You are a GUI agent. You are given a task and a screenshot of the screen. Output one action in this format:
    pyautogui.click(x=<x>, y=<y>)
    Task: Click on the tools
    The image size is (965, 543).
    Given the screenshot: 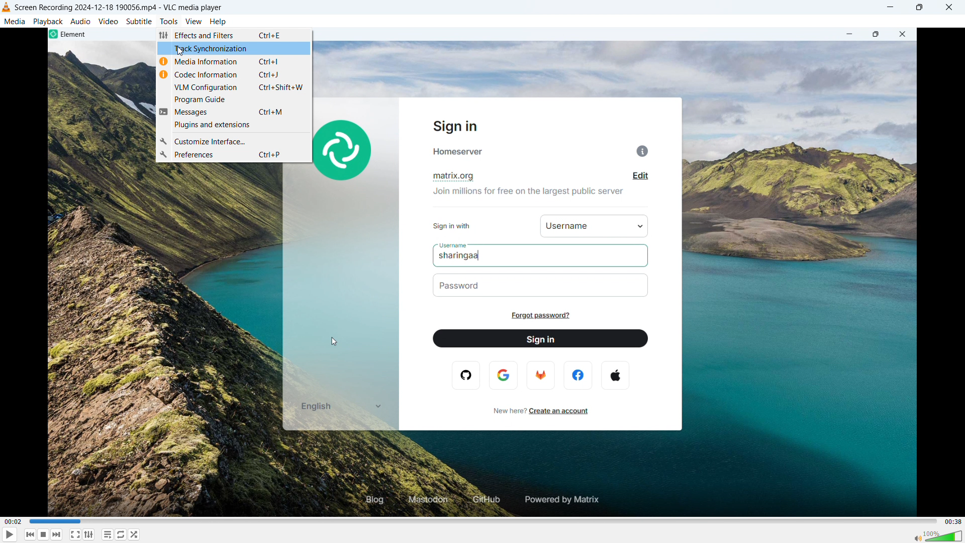 What is the action you would take?
    pyautogui.click(x=169, y=22)
    